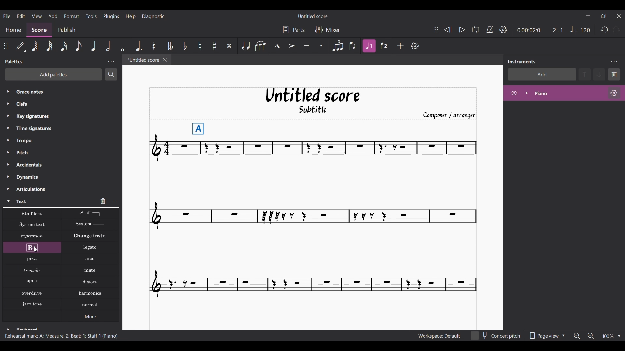 The height and width of the screenshot is (351, 625). Describe the element at coordinates (608, 336) in the screenshot. I see `Zoom factor` at that location.